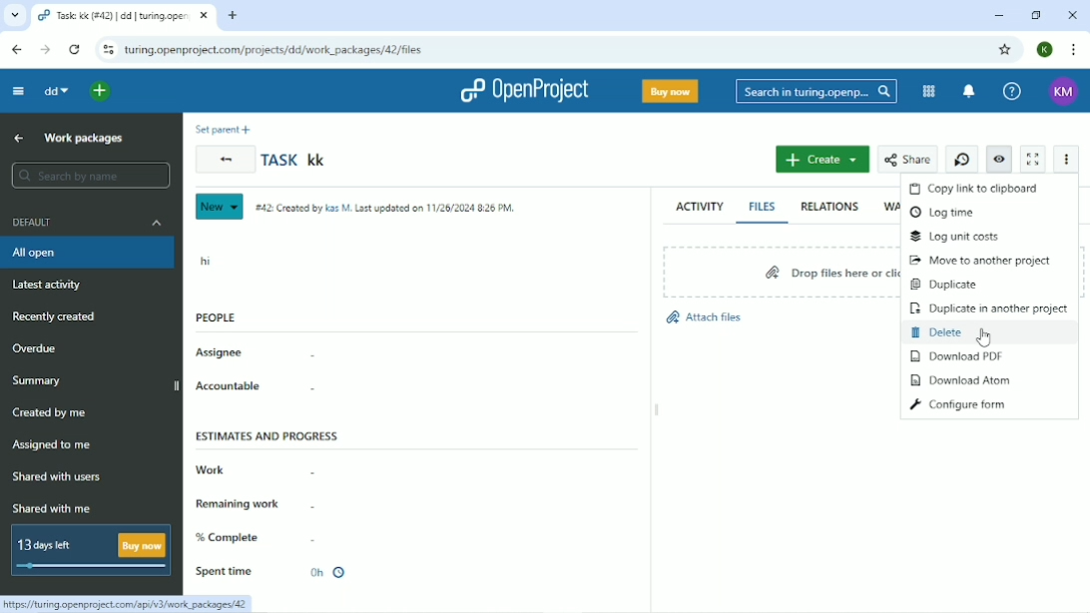 This screenshot has width=1090, height=613. I want to click on New tab, so click(234, 17).